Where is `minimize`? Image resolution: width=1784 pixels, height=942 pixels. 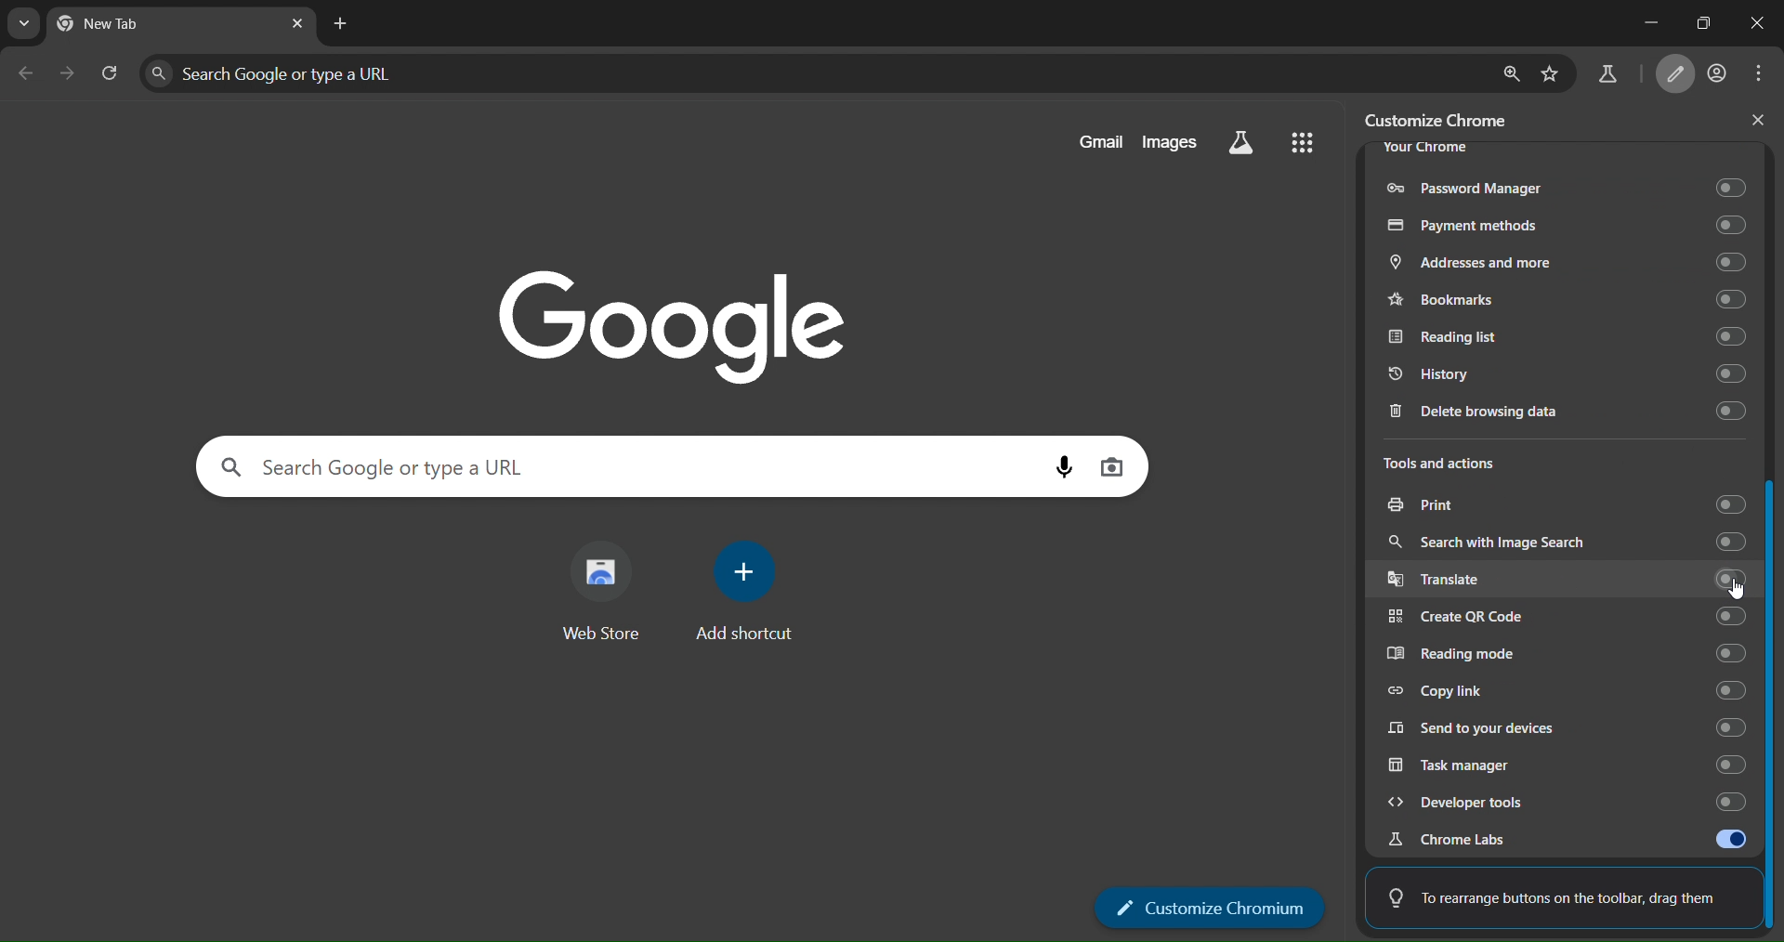 minimize is located at coordinates (1641, 21).